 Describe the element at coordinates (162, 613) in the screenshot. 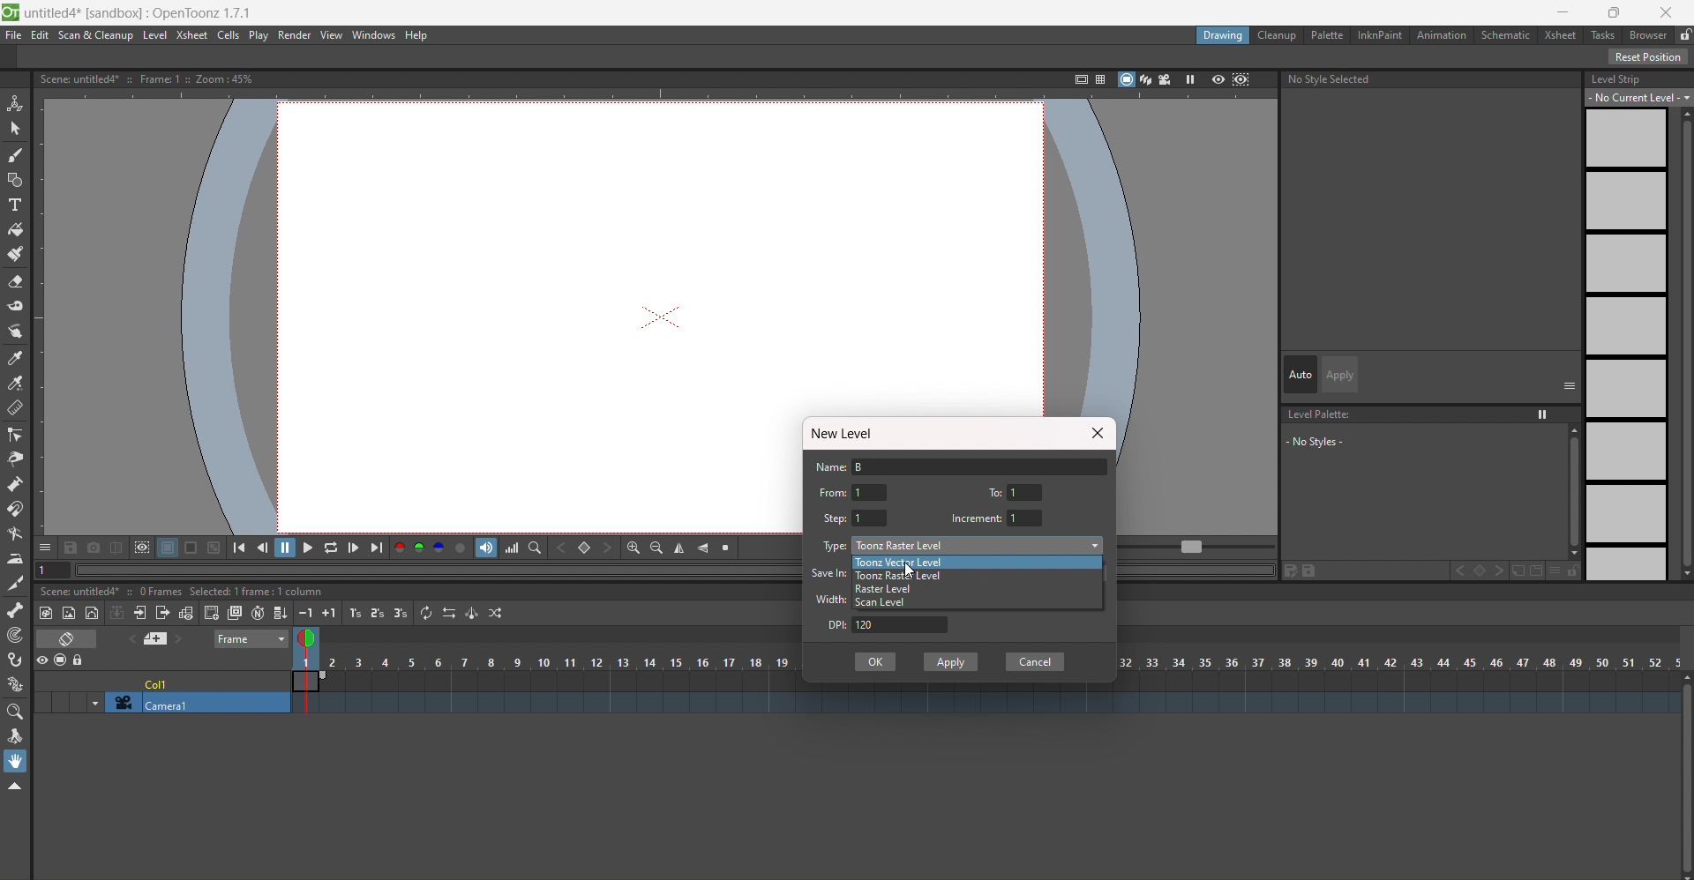

I see `close sub xsheet` at that location.